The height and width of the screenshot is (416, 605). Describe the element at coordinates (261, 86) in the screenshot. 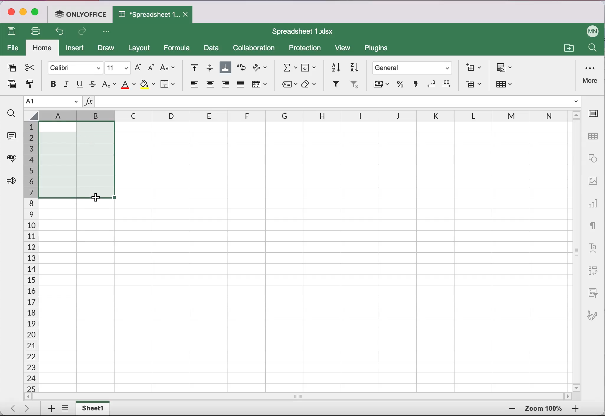

I see `merge and center` at that location.